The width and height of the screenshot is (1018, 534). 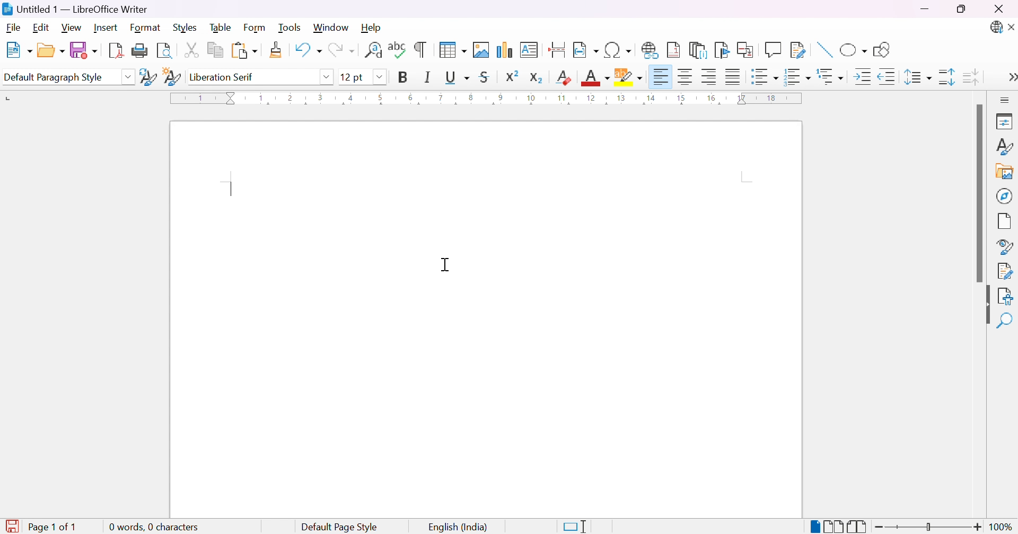 What do you see at coordinates (221, 26) in the screenshot?
I see `Table` at bounding box center [221, 26].